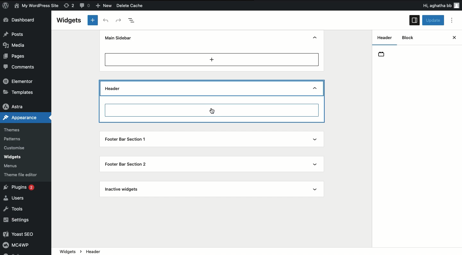 The width and height of the screenshot is (462, 255). I want to click on Plugins 2, so click(22, 188).